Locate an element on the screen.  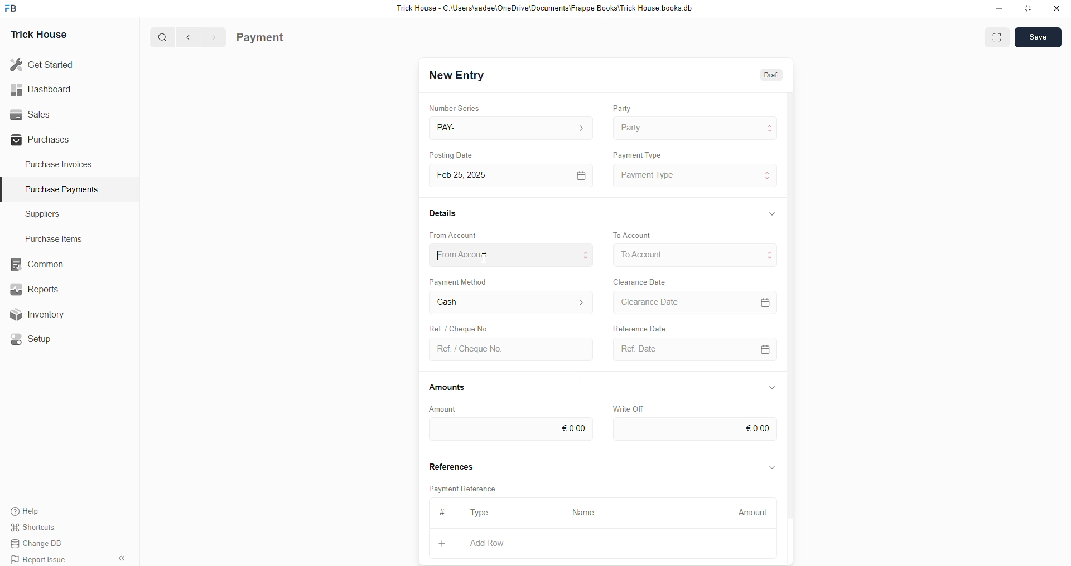
Amounts is located at coordinates (452, 388).